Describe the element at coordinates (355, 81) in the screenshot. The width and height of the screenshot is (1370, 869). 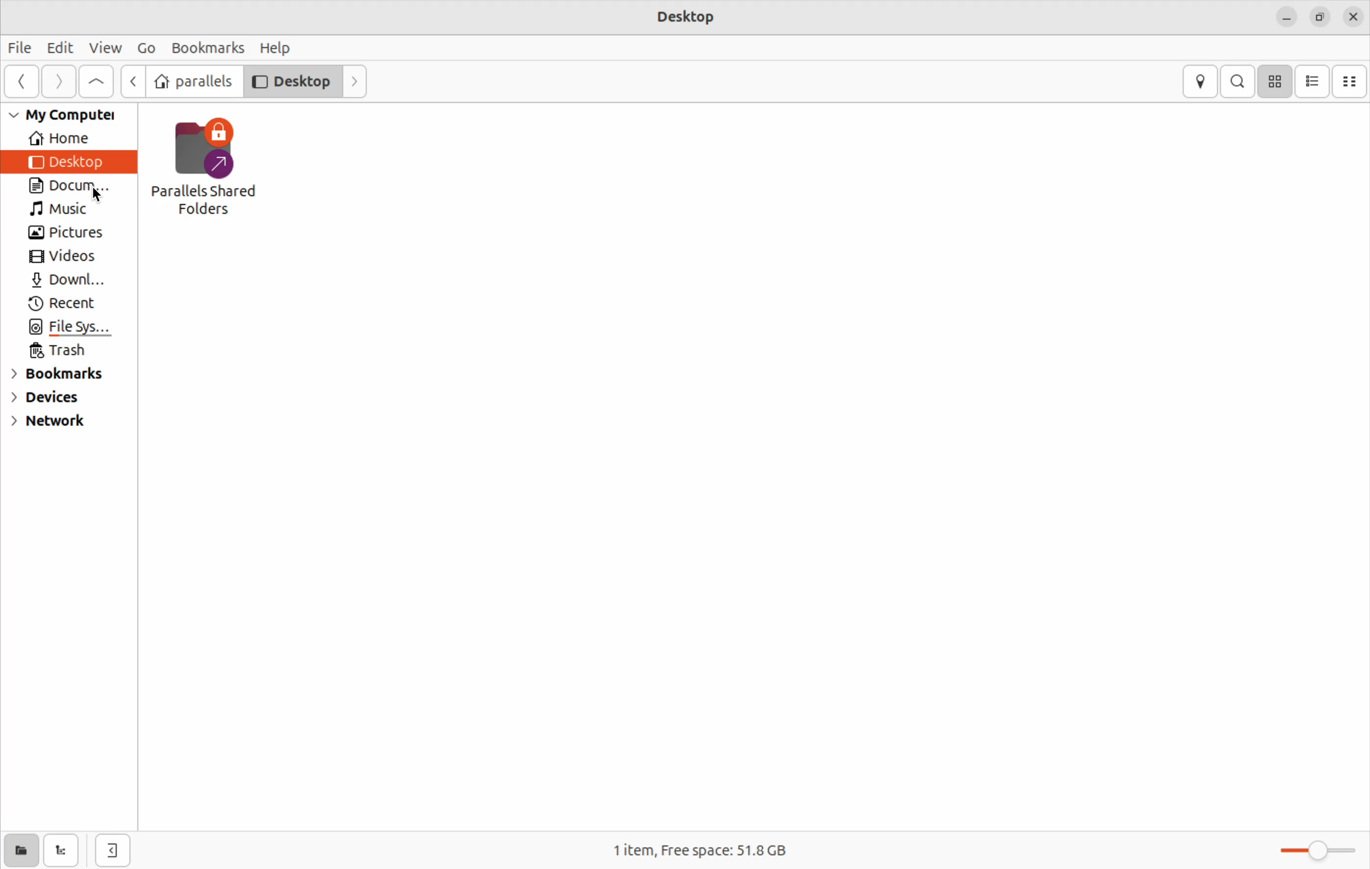
I see `Next` at that location.